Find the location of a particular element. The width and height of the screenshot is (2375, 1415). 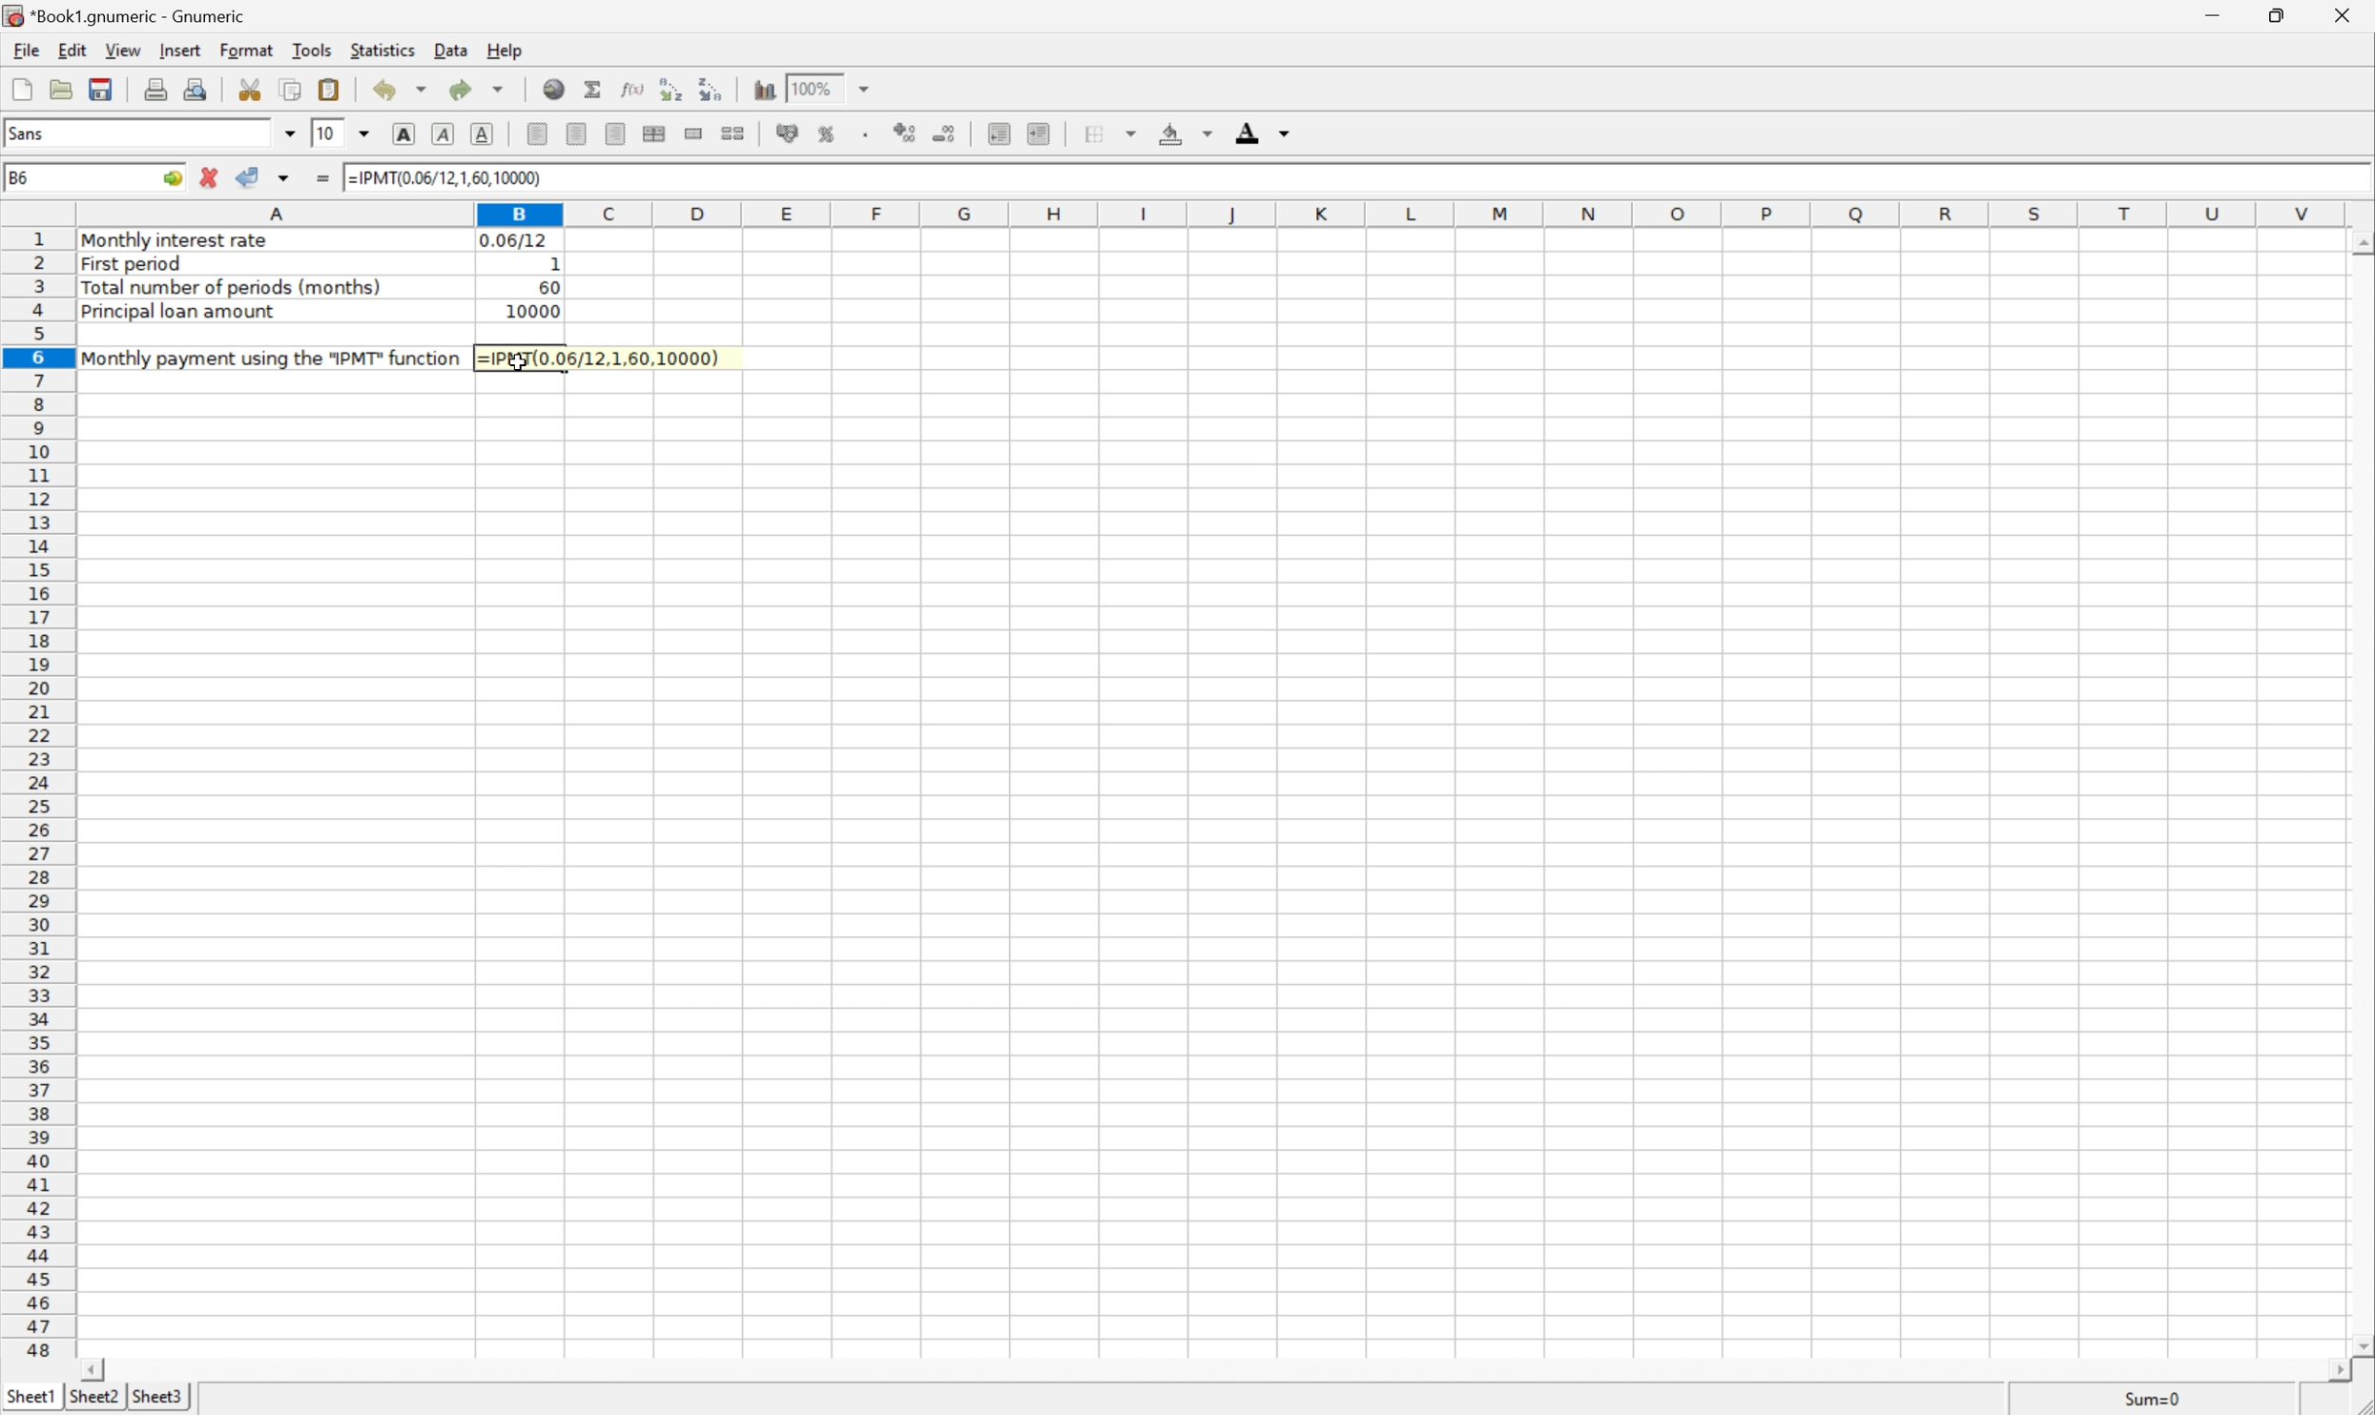

Print current file is located at coordinates (159, 87).